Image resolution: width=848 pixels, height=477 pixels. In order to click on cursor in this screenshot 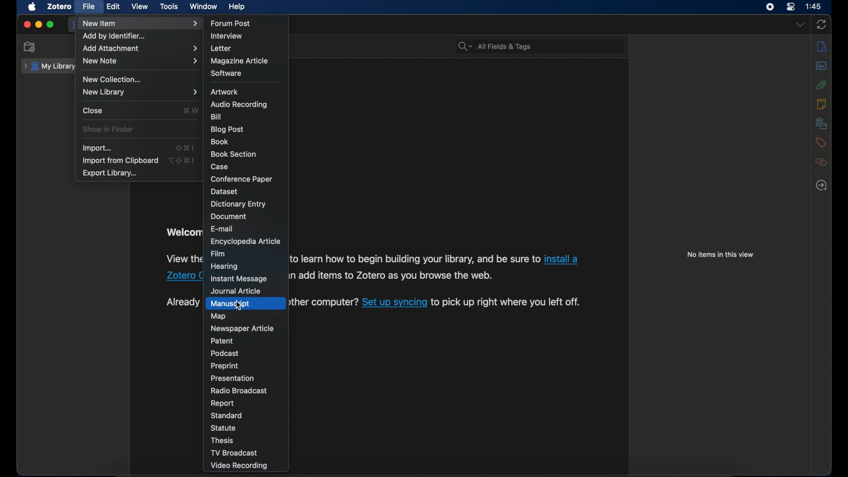, I will do `click(239, 306)`.